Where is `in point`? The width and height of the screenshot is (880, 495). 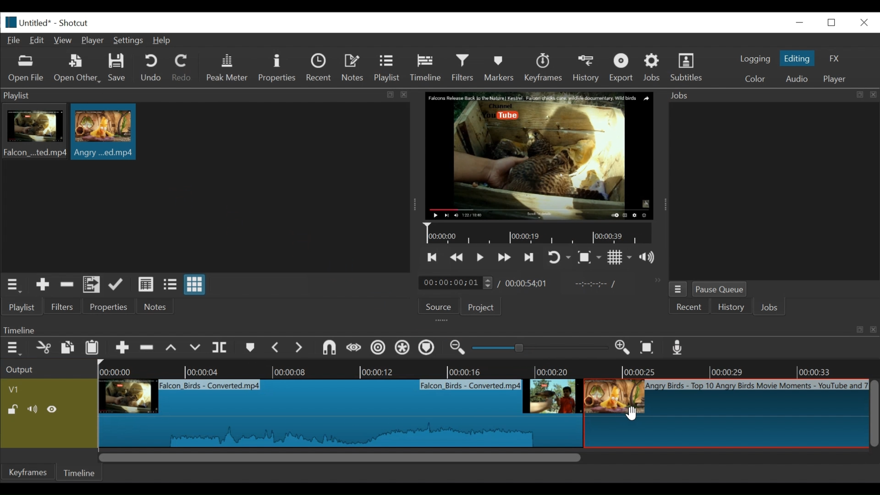 in point is located at coordinates (593, 285).